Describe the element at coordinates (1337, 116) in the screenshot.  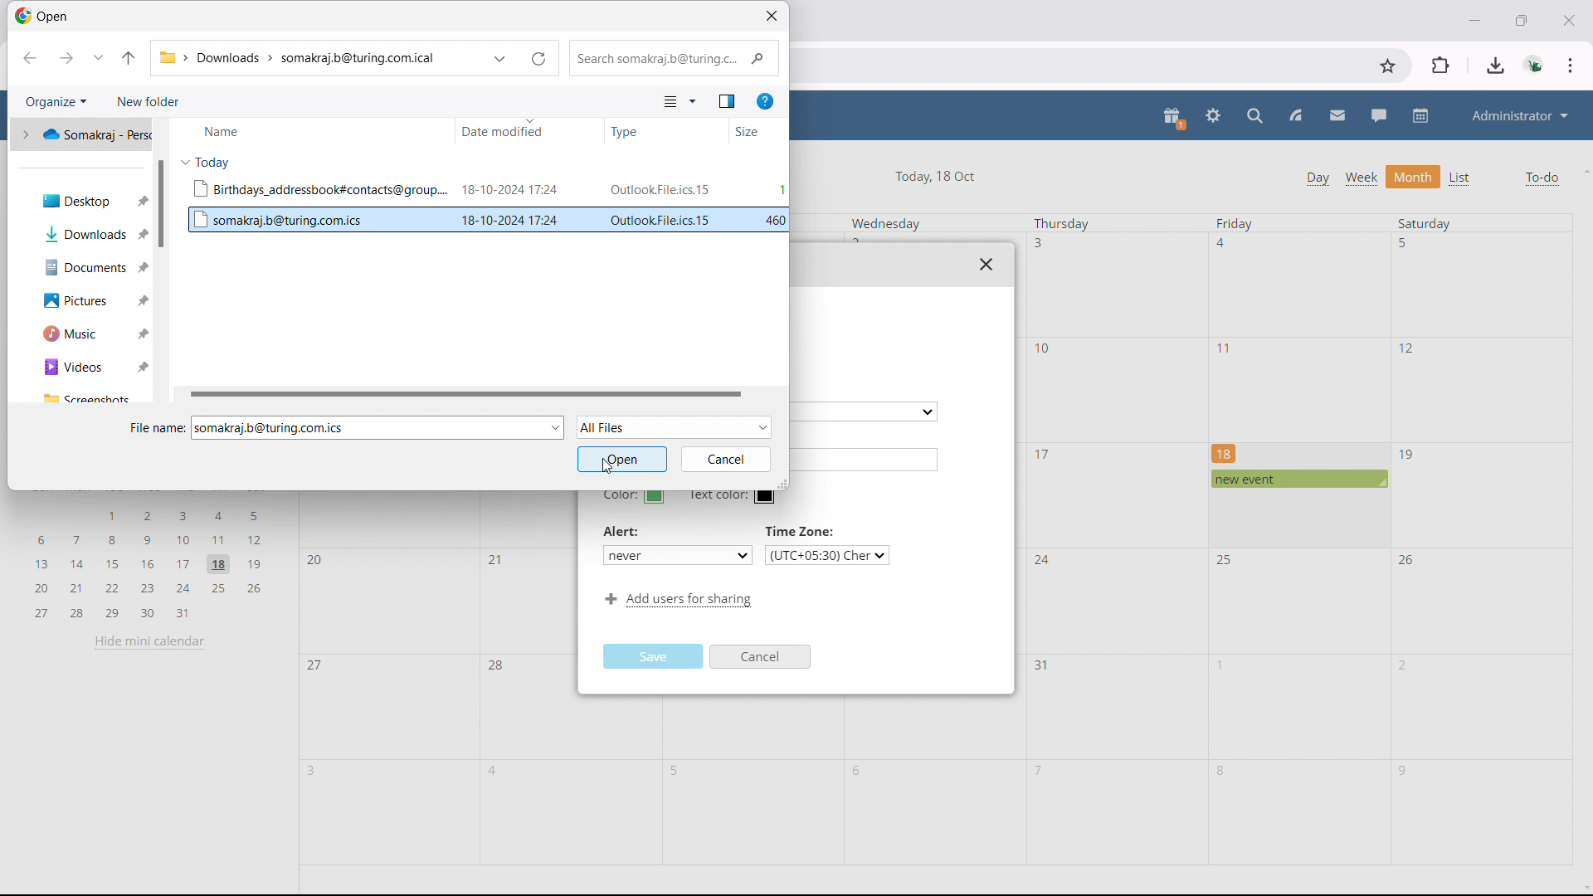
I see `mail` at that location.